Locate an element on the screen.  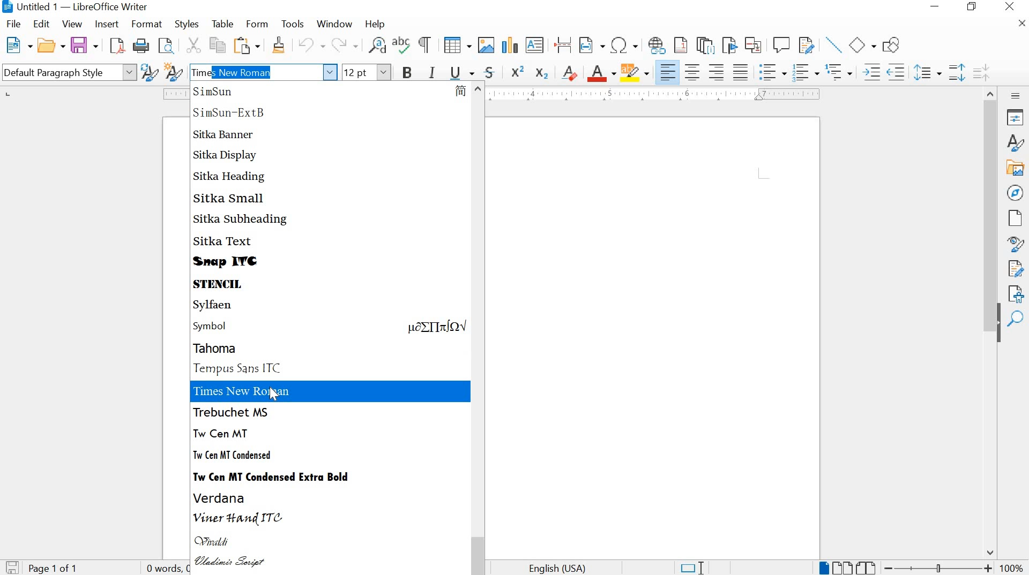
WORD AND CHARACTER COUNT is located at coordinates (165, 565).